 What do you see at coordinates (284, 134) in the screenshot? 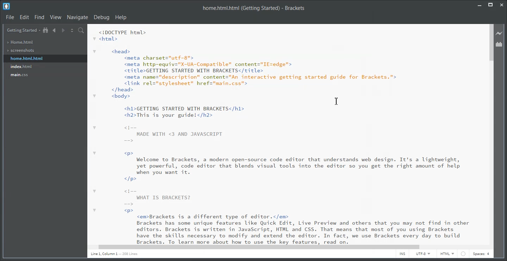
I see `Text 2` at bounding box center [284, 134].